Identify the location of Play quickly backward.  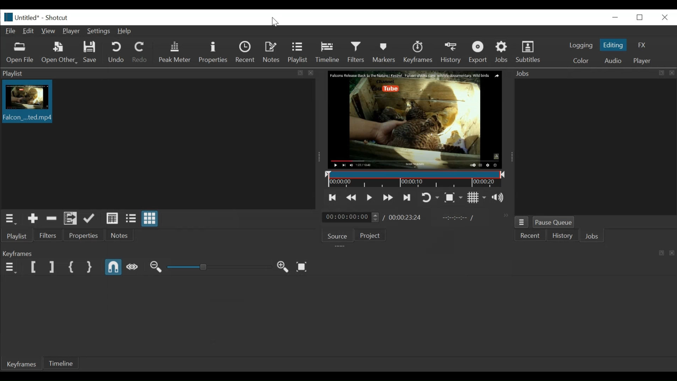
(352, 198).